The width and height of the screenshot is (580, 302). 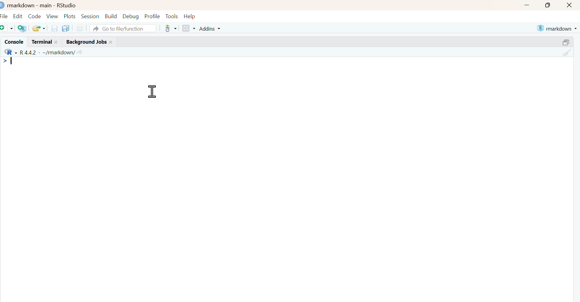 What do you see at coordinates (111, 15) in the screenshot?
I see `Build` at bounding box center [111, 15].